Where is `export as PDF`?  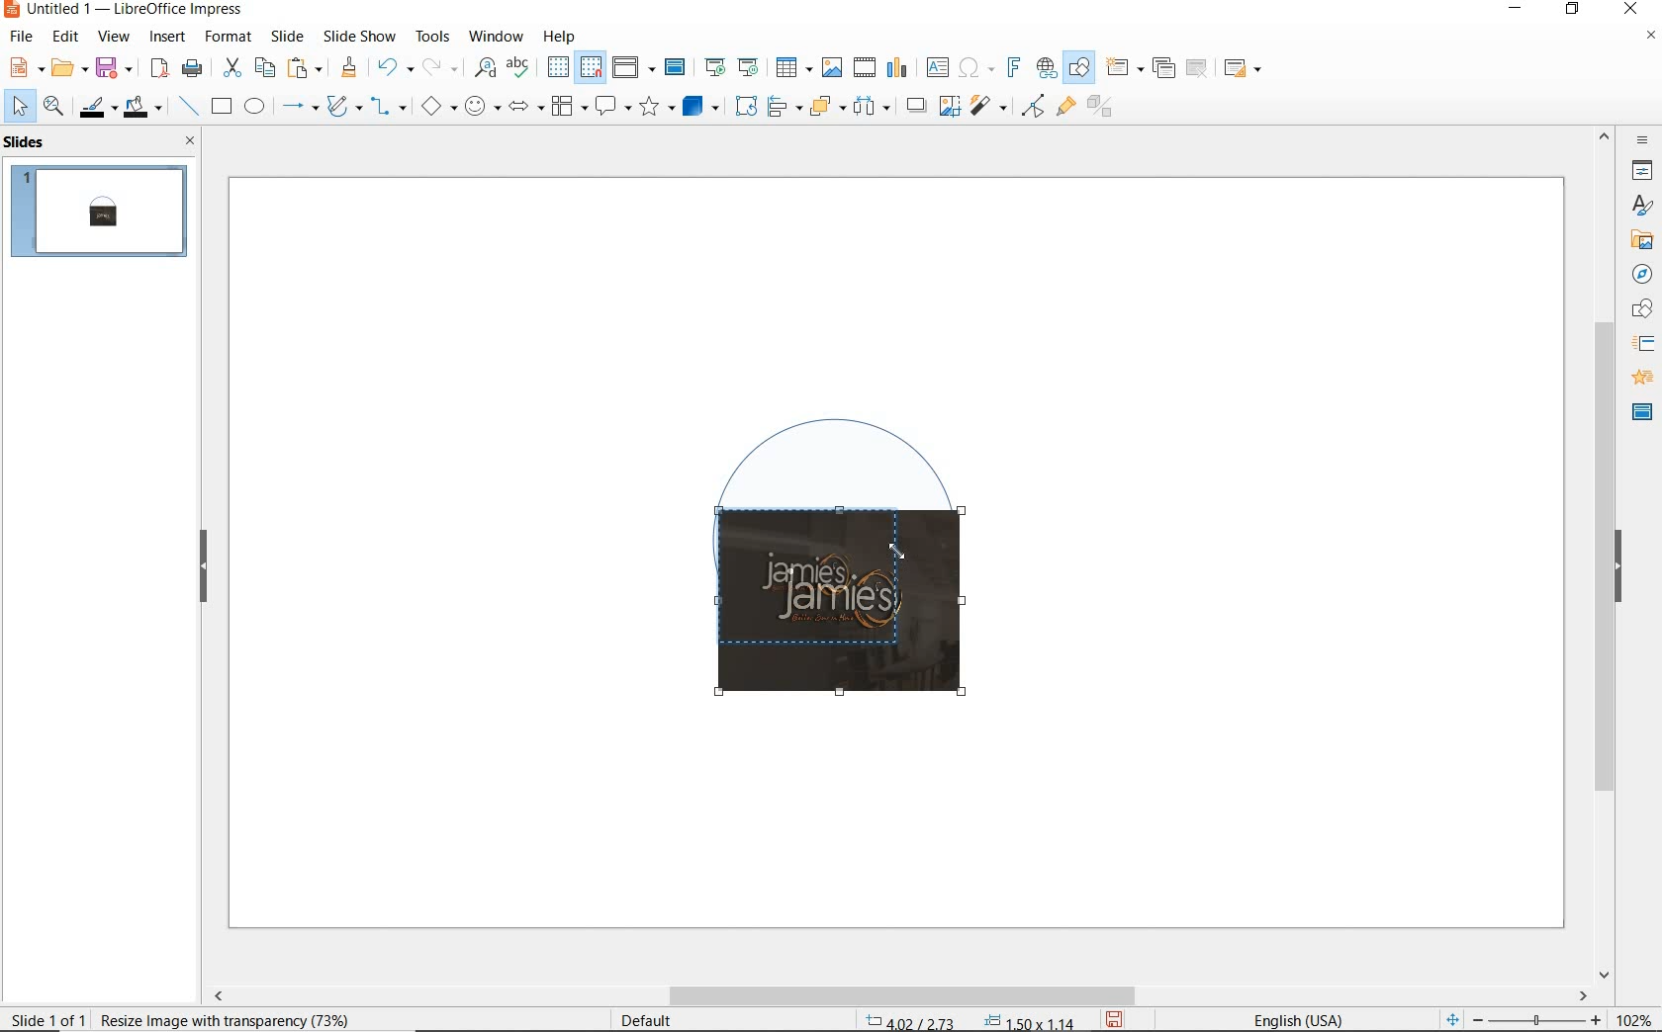 export as PDF is located at coordinates (159, 69).